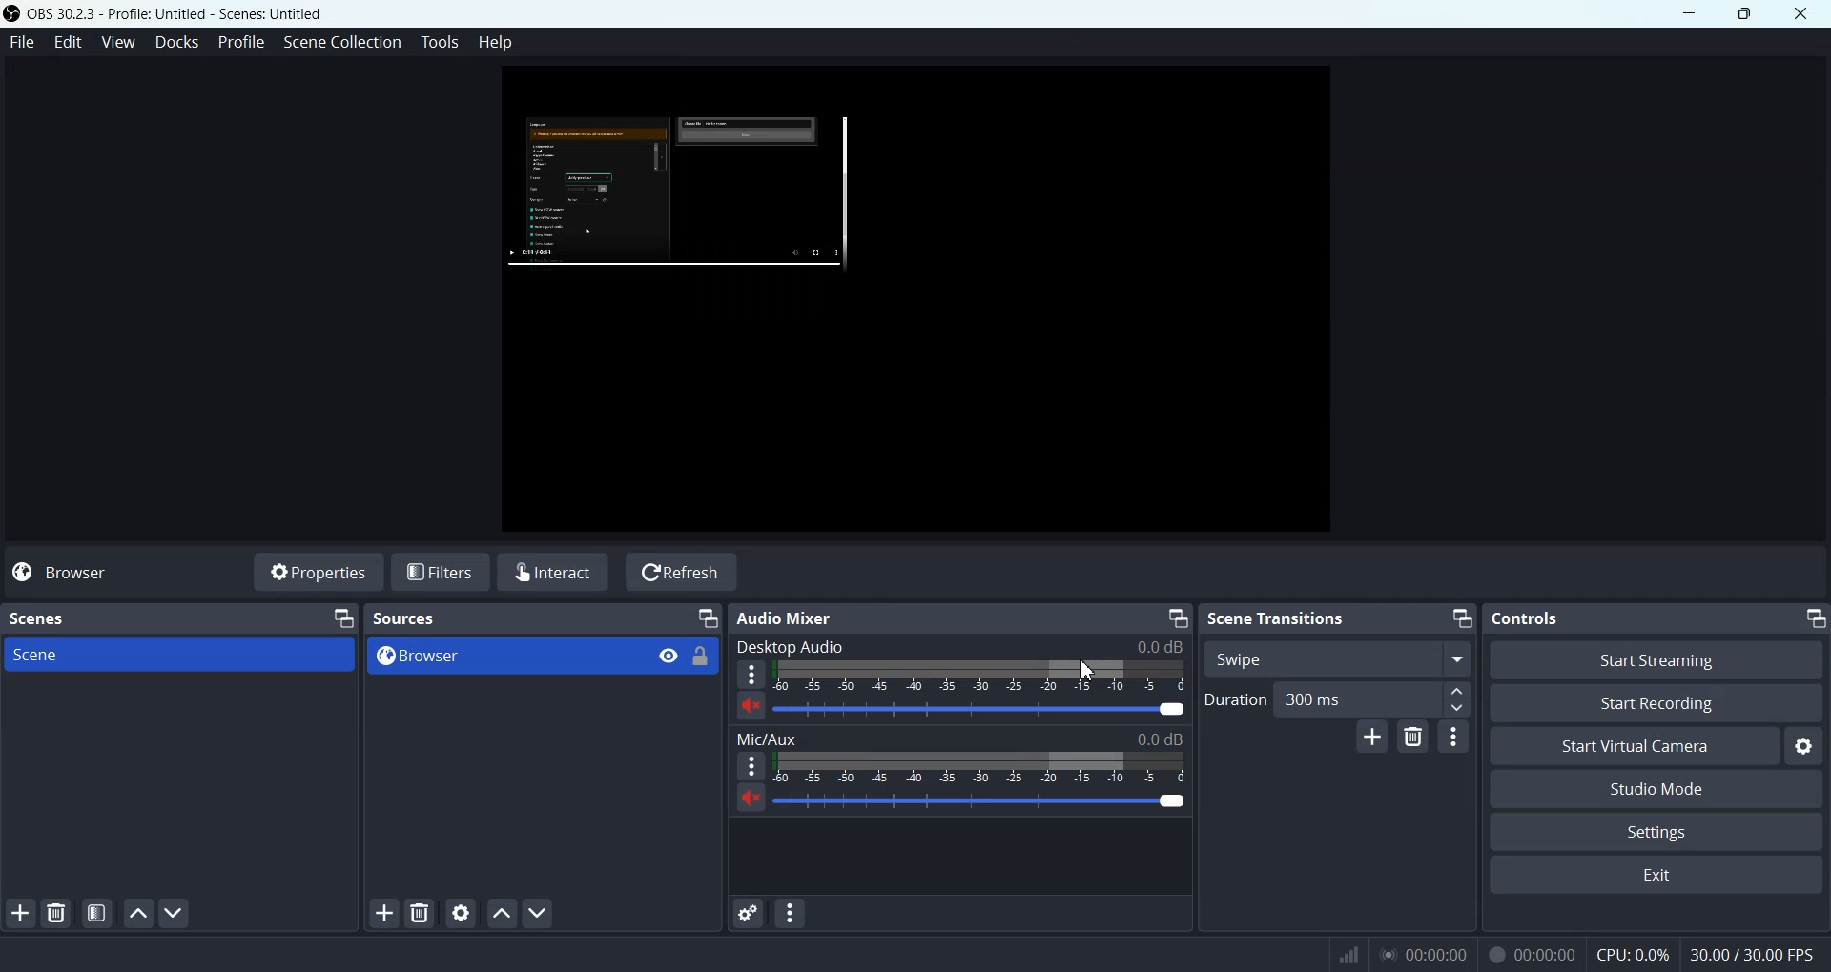  Describe the element at coordinates (669, 657) in the screenshot. I see `Eye` at that location.